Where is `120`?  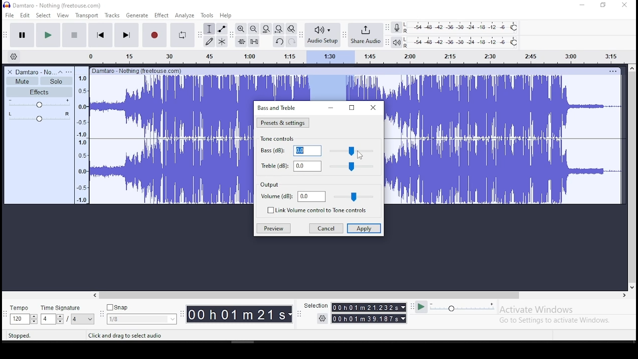 120 is located at coordinates (19, 320).